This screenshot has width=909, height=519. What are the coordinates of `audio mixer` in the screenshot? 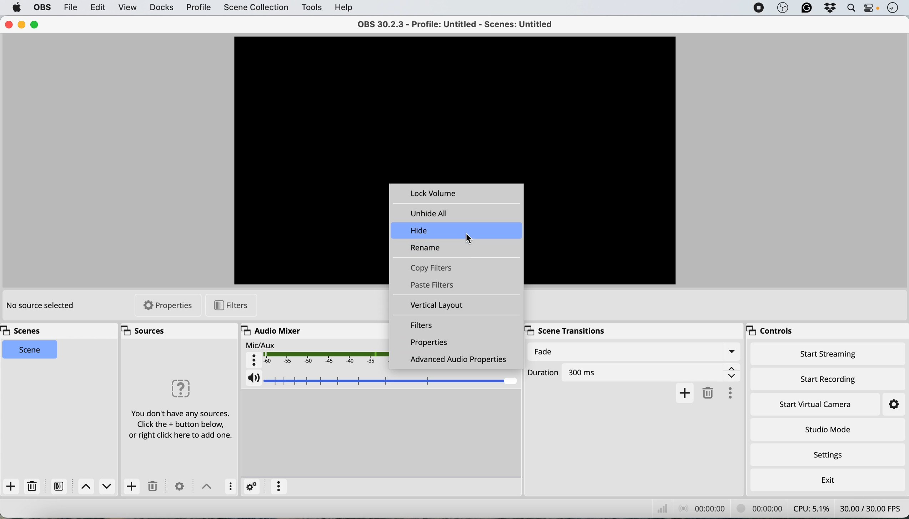 It's located at (274, 331).